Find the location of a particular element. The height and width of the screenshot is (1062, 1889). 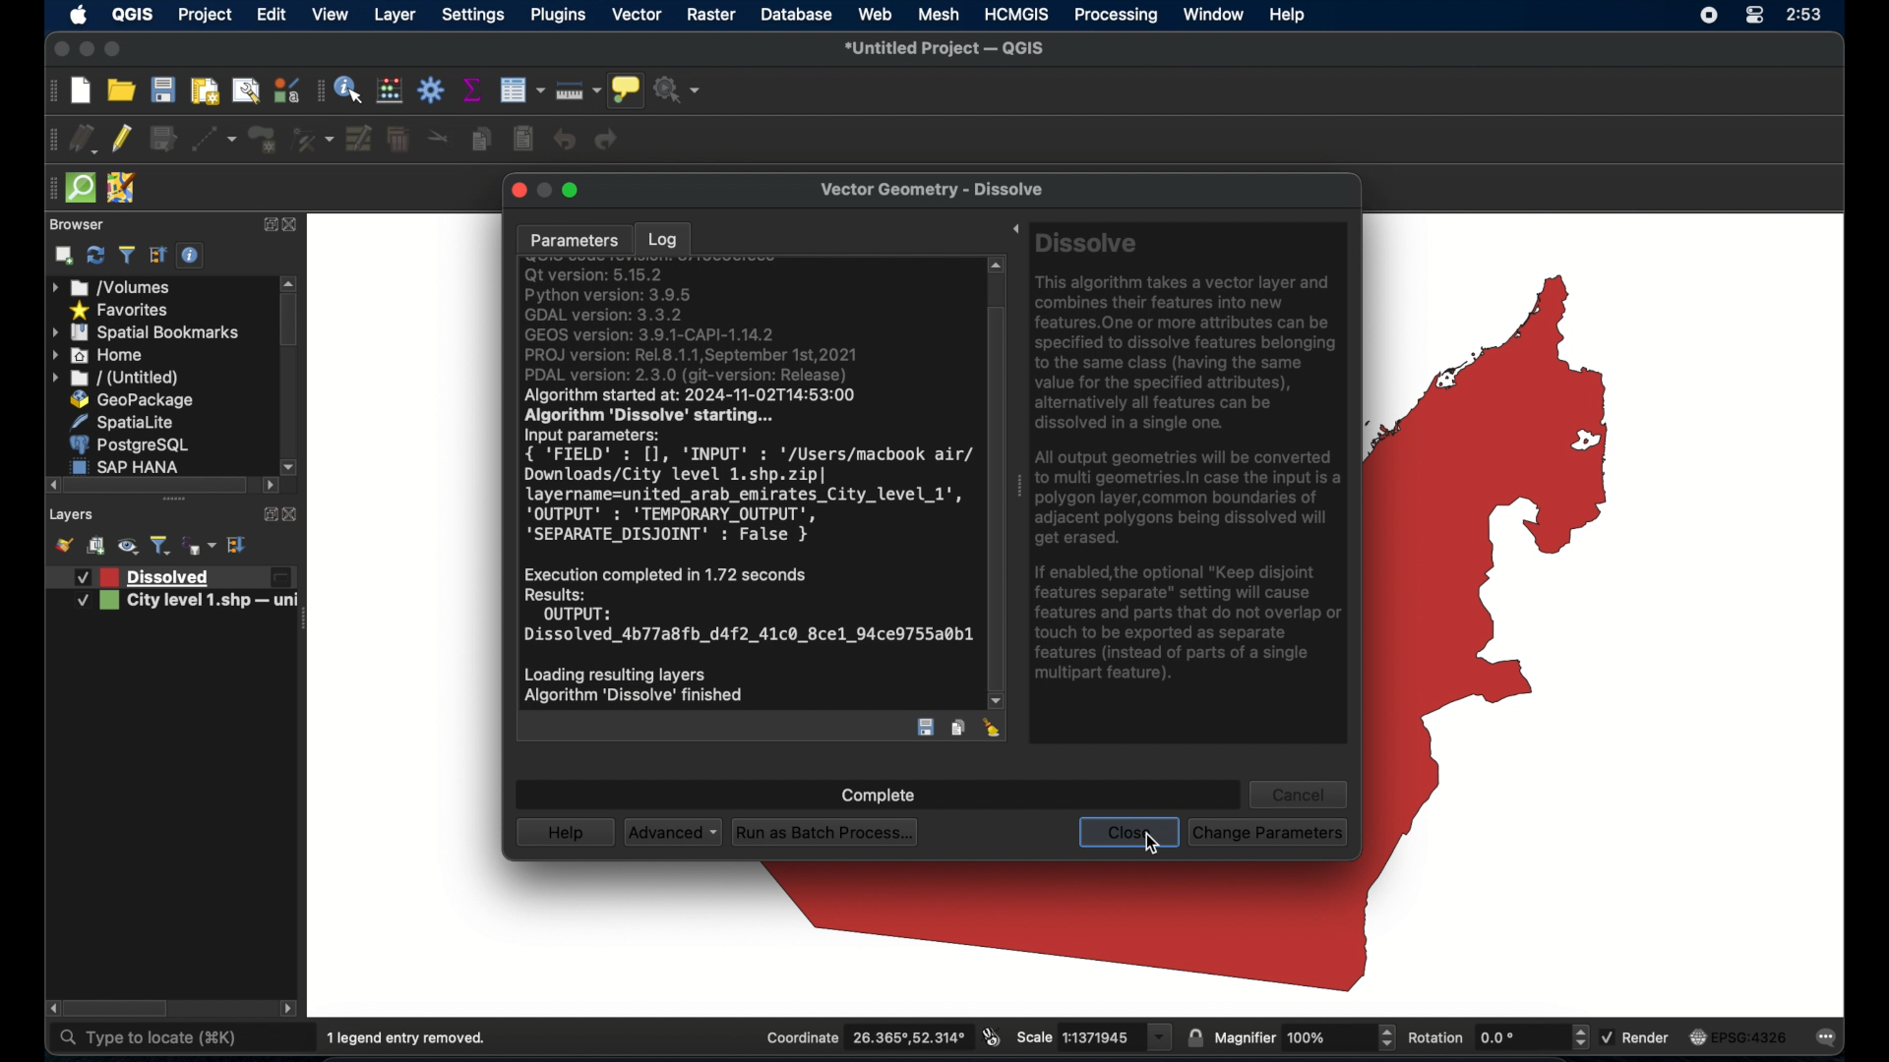

print layout is located at coordinates (203, 92).